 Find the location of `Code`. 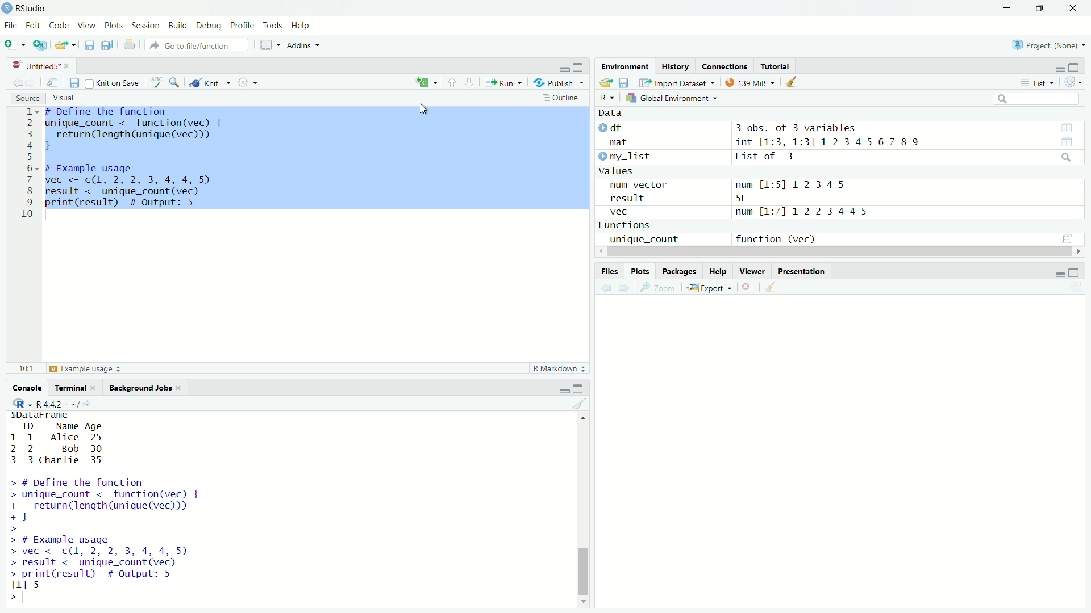

Code is located at coordinates (60, 26).